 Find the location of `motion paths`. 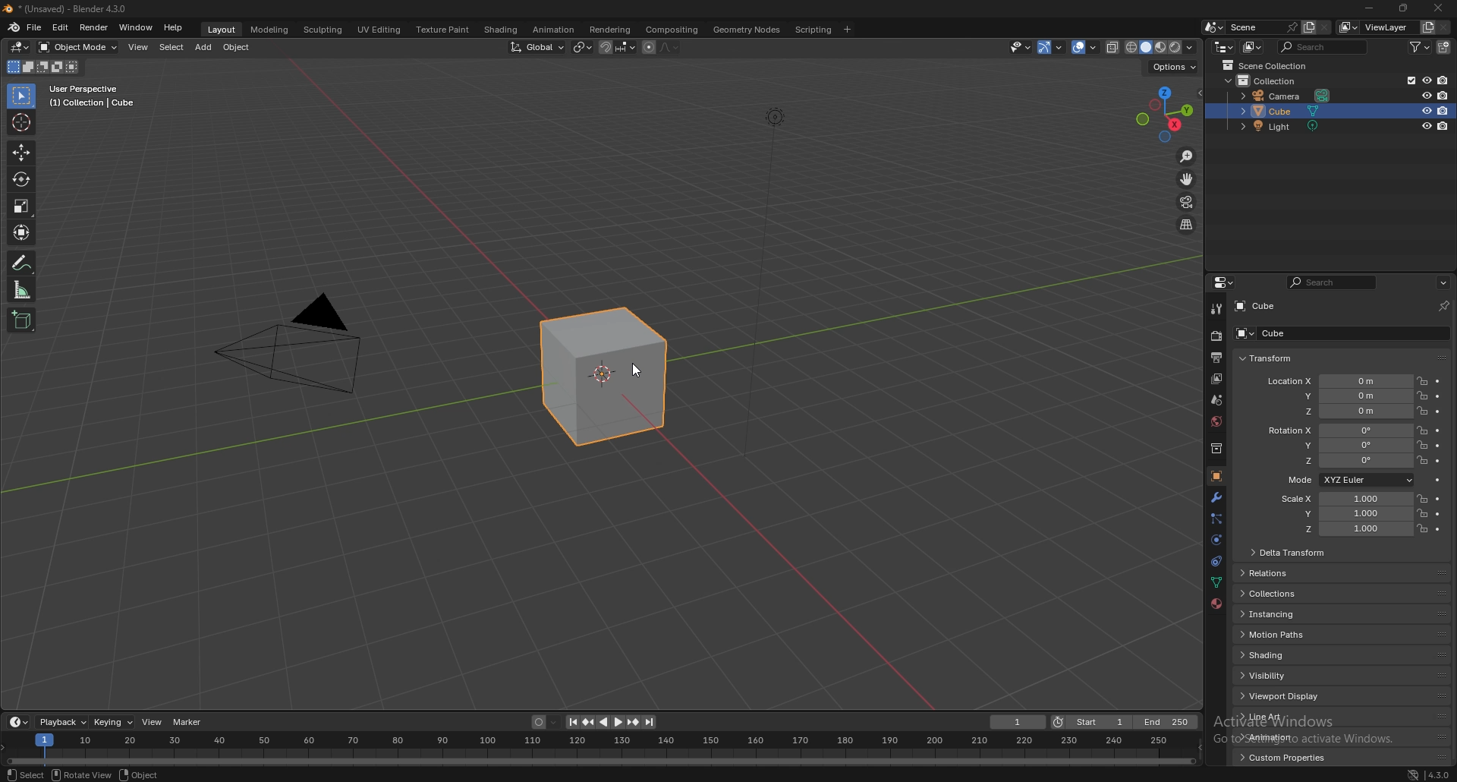

motion paths is located at coordinates (1281, 635).